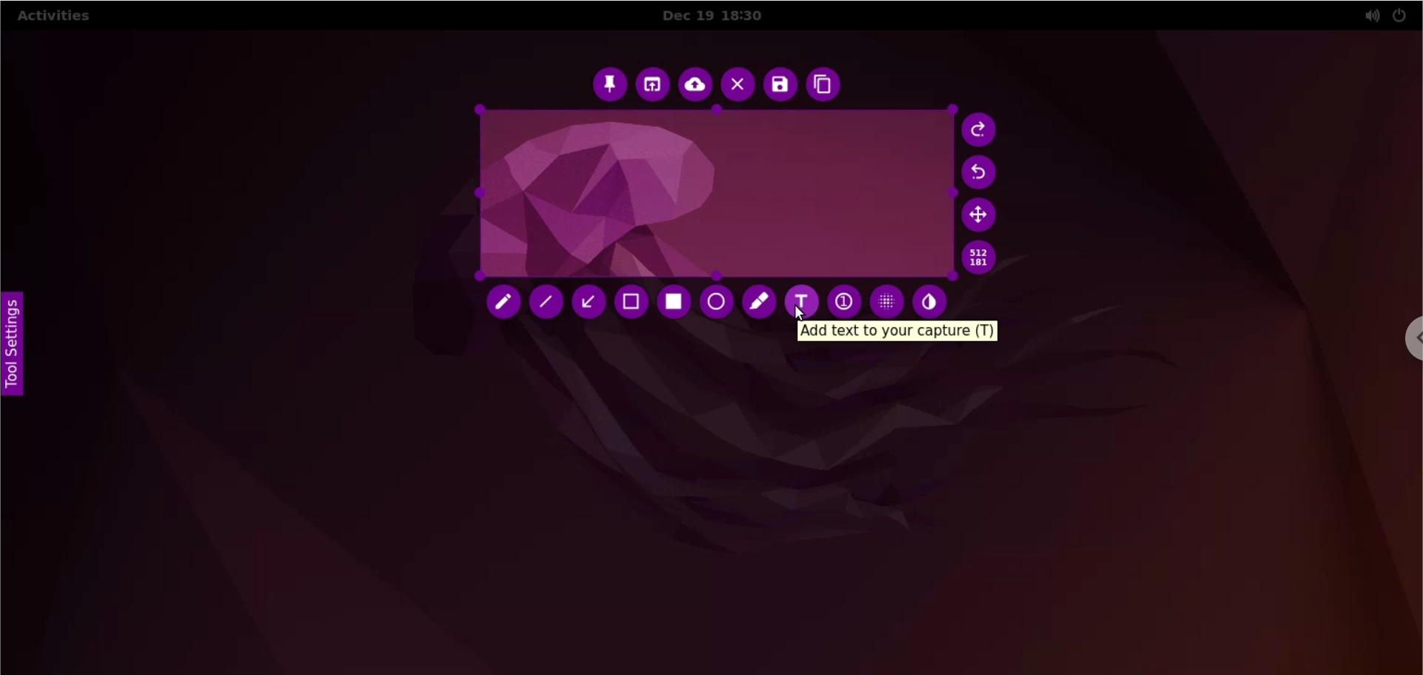 This screenshot has width=1423, height=675. Describe the element at coordinates (693, 85) in the screenshot. I see `upload` at that location.